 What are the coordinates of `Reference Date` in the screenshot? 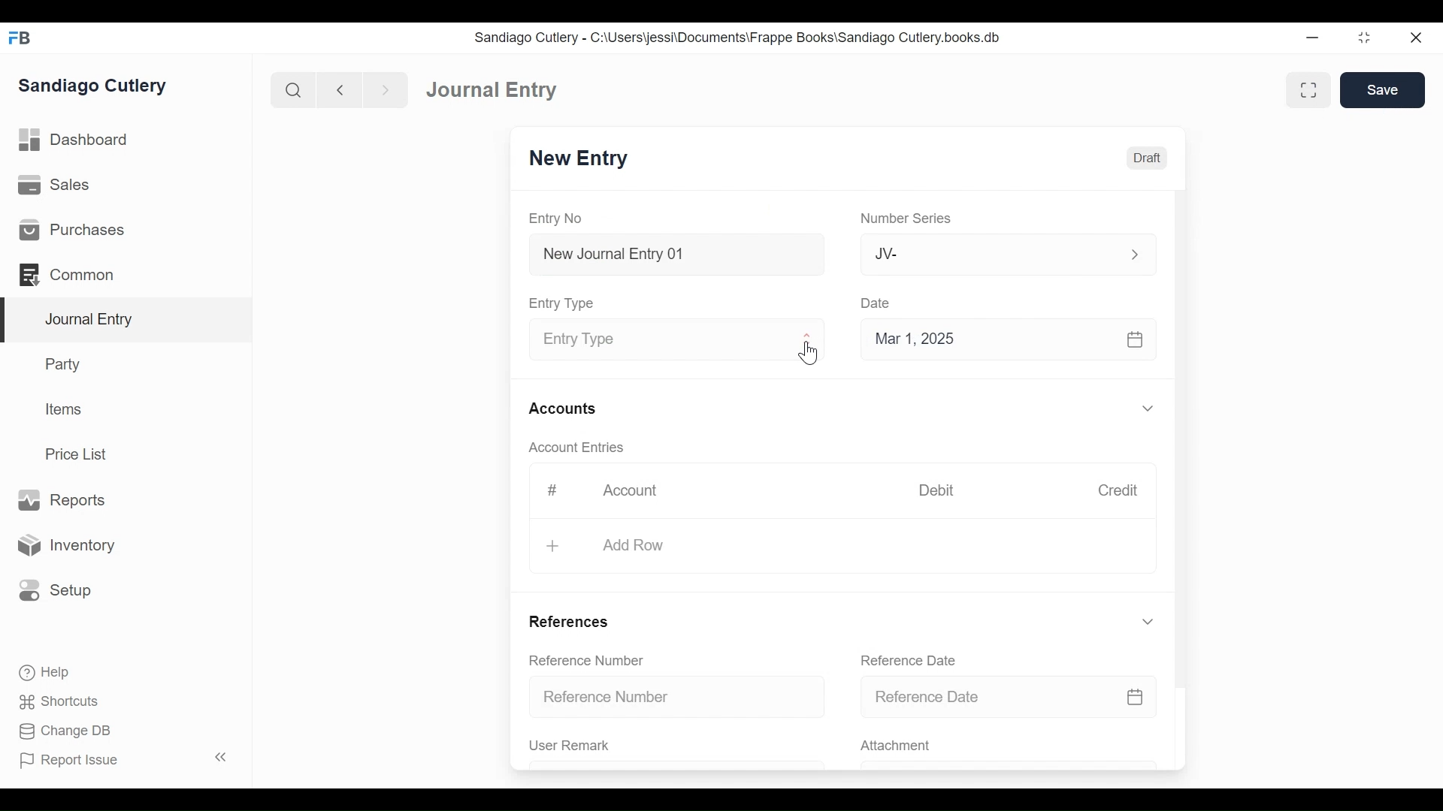 It's located at (1009, 695).